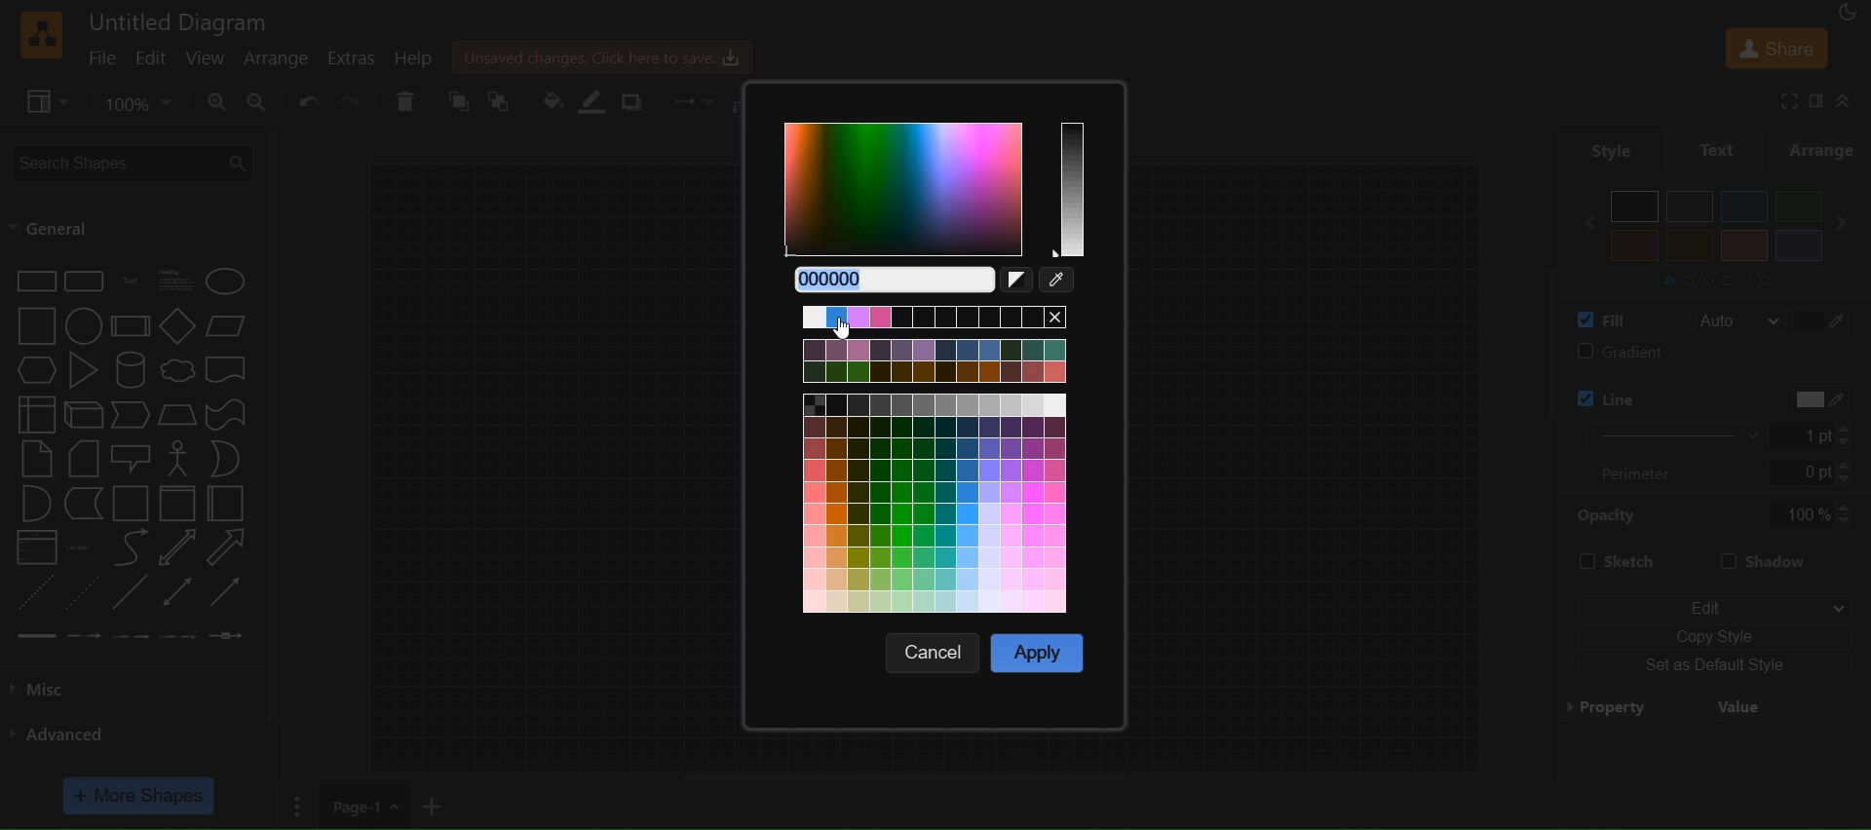  What do you see at coordinates (134, 370) in the screenshot?
I see `cylinder` at bounding box center [134, 370].